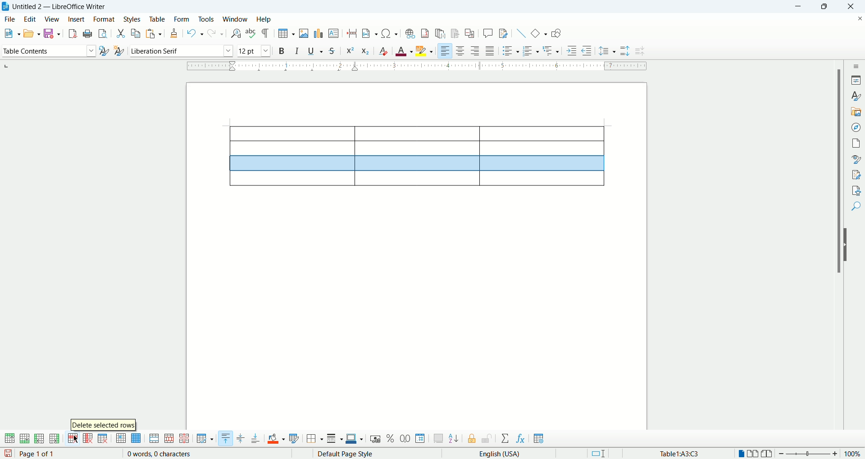 This screenshot has width=865, height=459. I want to click on insert, so click(76, 20).